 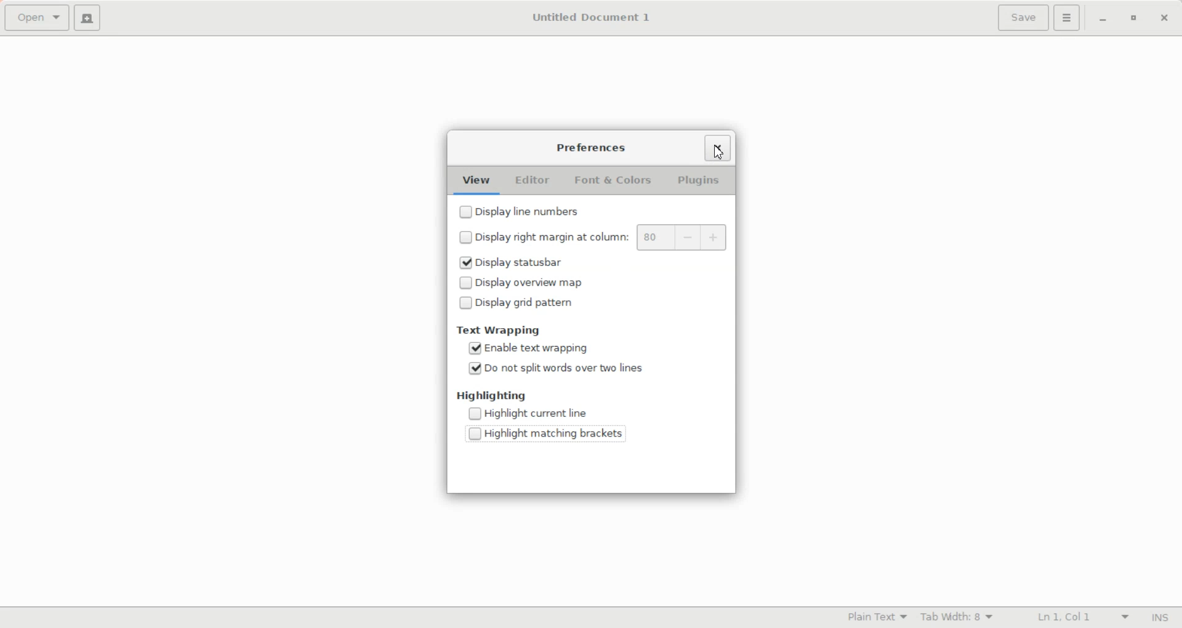 What do you see at coordinates (1133, 19) in the screenshot?
I see `Maximize` at bounding box center [1133, 19].